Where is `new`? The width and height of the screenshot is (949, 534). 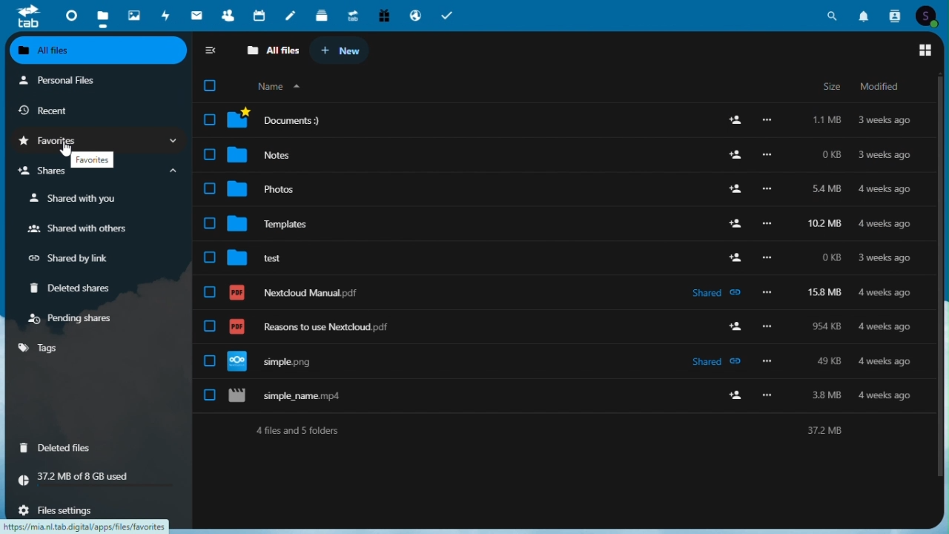 new is located at coordinates (340, 51).